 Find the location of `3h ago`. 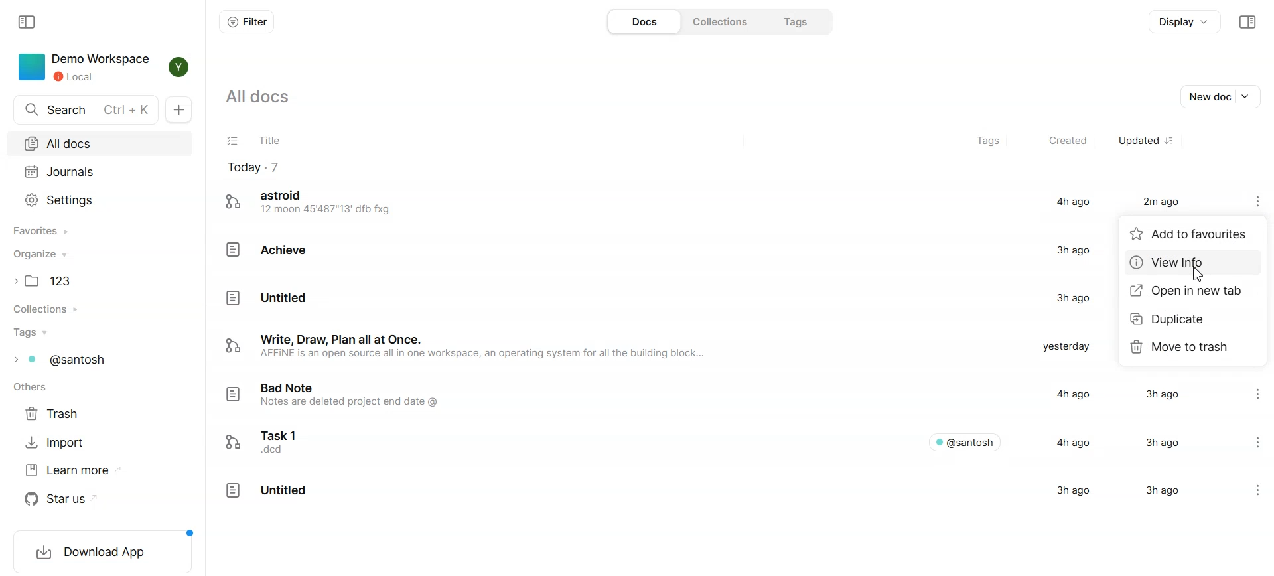

3h ago is located at coordinates (1078, 493).